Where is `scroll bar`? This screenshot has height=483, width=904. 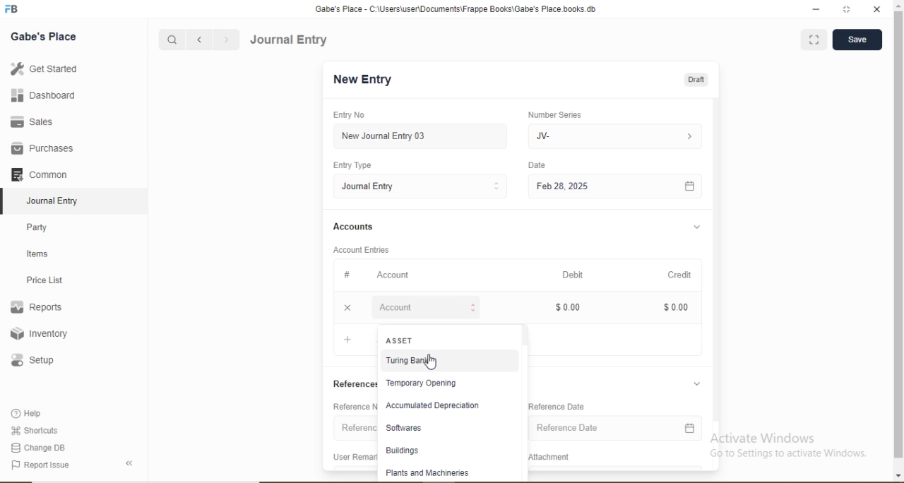 scroll bar is located at coordinates (898, 236).